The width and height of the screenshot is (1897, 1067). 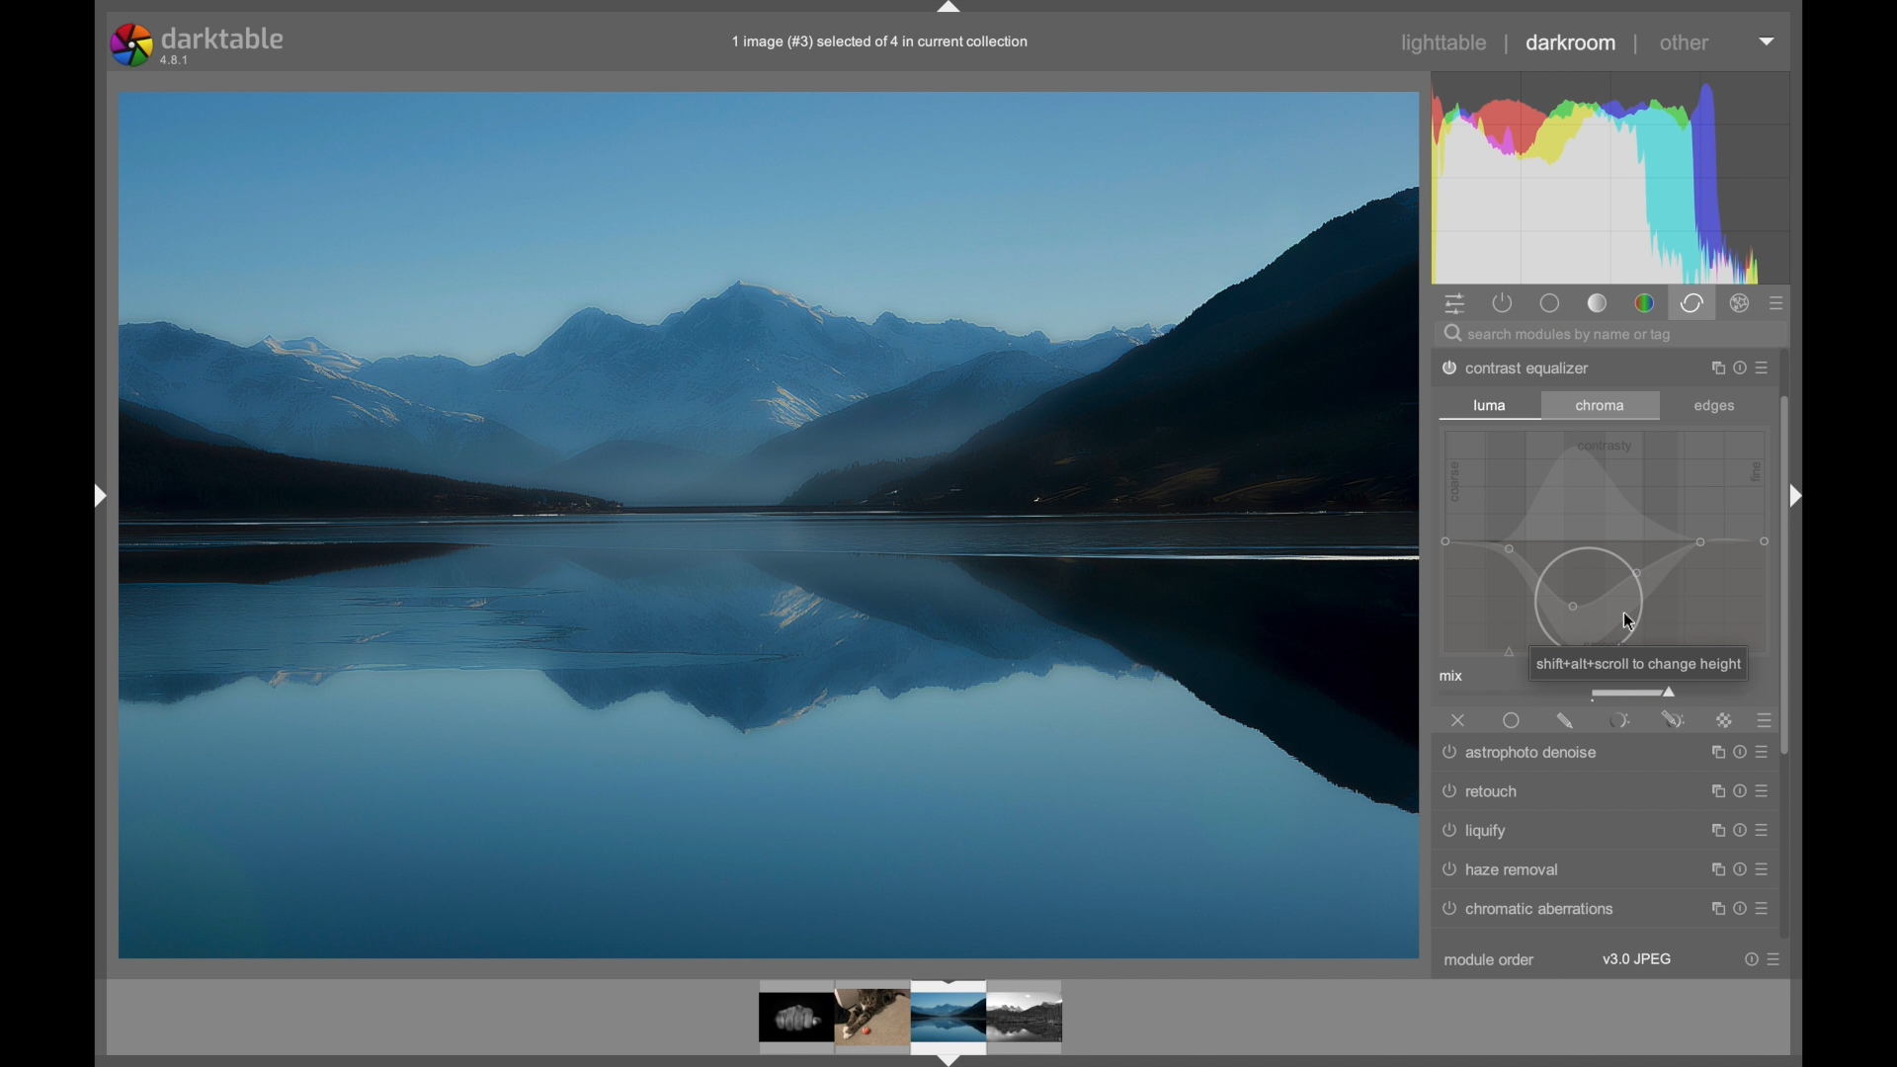 I want to click on cursor, so click(x=1631, y=622).